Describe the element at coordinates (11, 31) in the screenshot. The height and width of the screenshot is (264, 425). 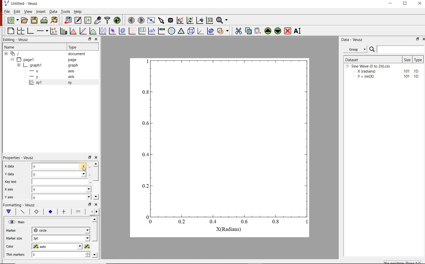
I see `Blank page` at that location.